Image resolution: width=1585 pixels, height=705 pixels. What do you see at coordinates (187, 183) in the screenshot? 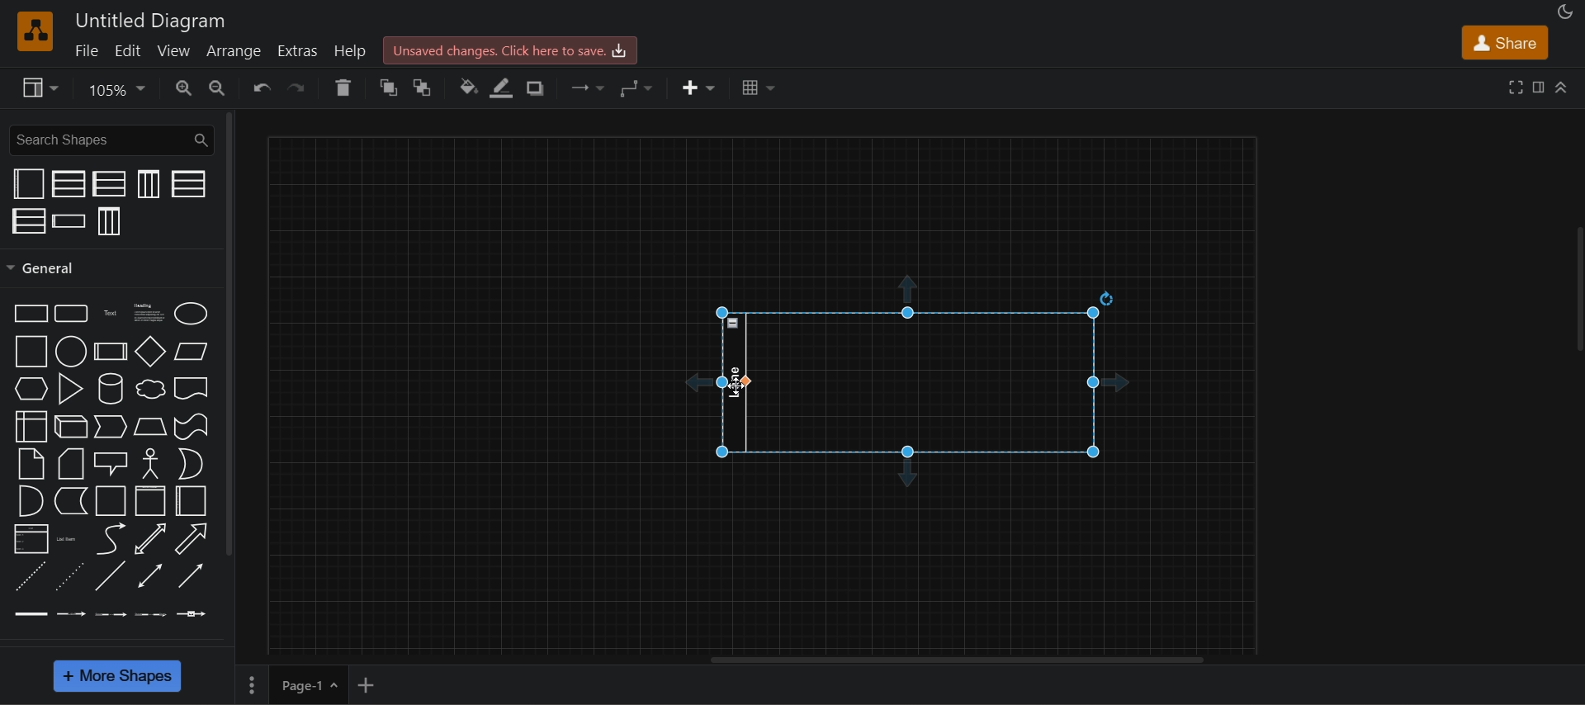
I see `horizontal pool 1` at bounding box center [187, 183].